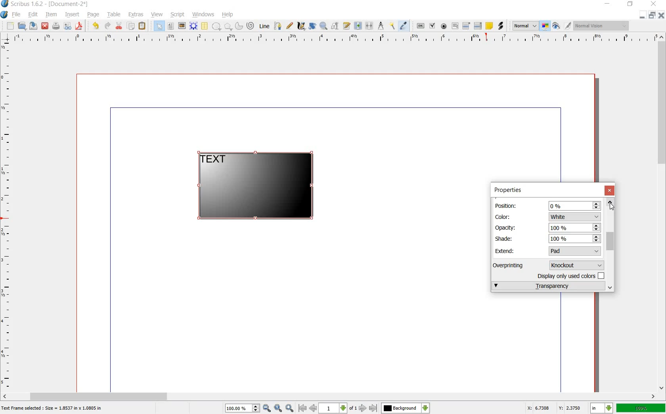  Describe the element at coordinates (568, 26) in the screenshot. I see `edit in preview mode` at that location.